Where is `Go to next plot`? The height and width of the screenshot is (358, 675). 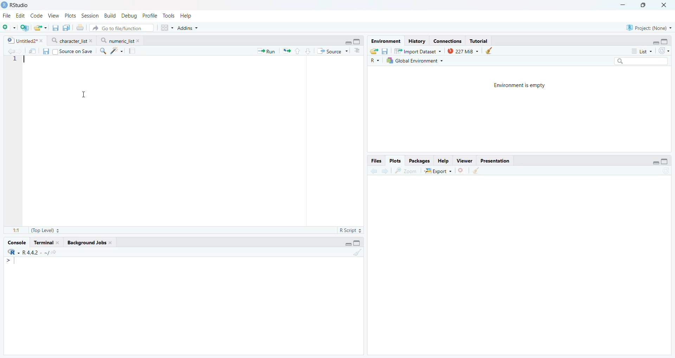 Go to next plot is located at coordinates (385, 171).